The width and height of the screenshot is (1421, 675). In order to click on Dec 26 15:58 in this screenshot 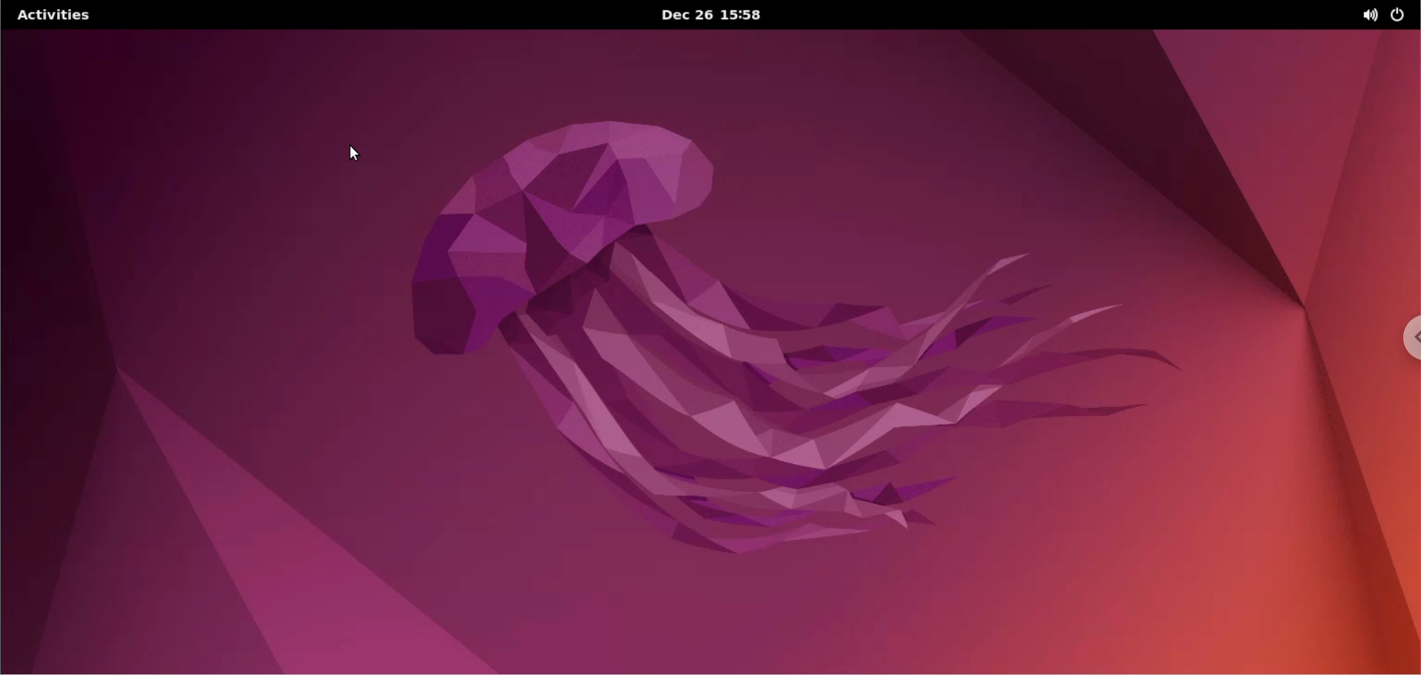, I will do `click(711, 15)`.